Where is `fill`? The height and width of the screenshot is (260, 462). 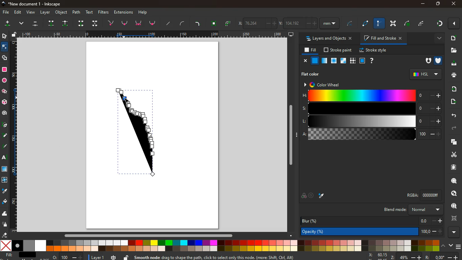 fill is located at coordinates (309, 50).